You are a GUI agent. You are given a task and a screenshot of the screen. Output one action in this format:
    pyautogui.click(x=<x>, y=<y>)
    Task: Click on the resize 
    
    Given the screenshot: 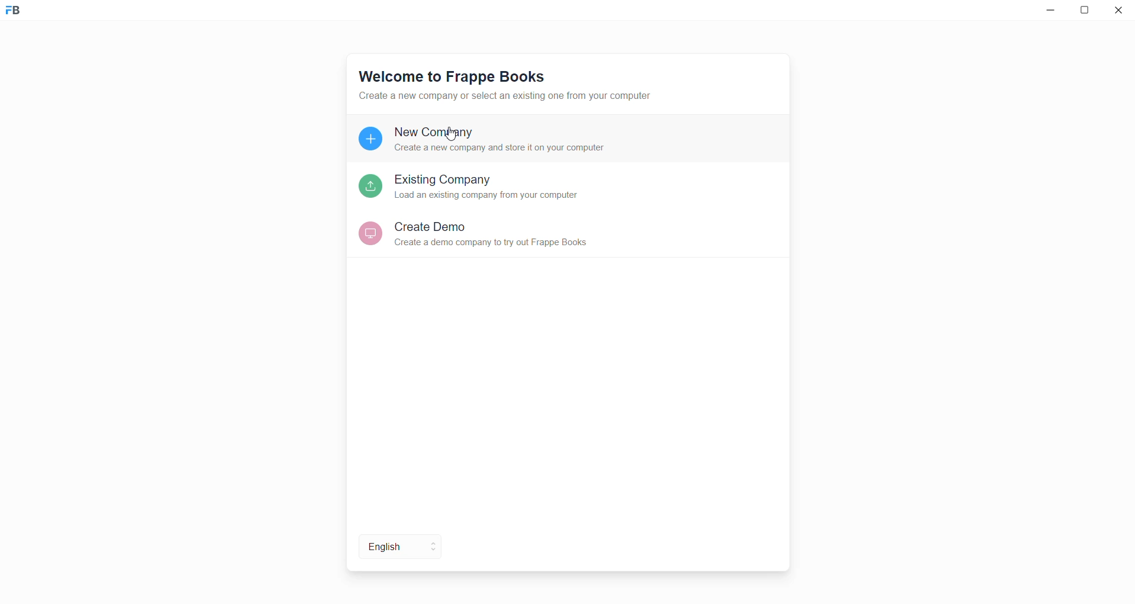 What is the action you would take?
    pyautogui.click(x=1088, y=12)
    